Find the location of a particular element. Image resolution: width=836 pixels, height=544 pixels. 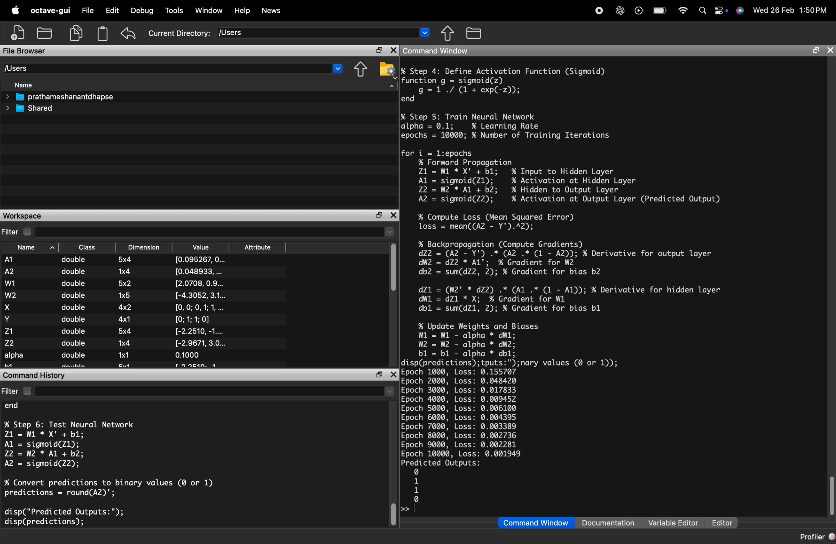

A2 is located at coordinates (9, 271).